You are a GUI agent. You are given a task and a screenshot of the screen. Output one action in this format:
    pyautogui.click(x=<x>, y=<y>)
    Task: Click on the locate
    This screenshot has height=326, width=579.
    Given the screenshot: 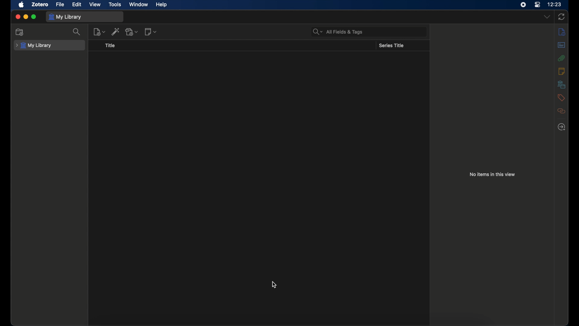 What is the action you would take?
    pyautogui.click(x=562, y=127)
    